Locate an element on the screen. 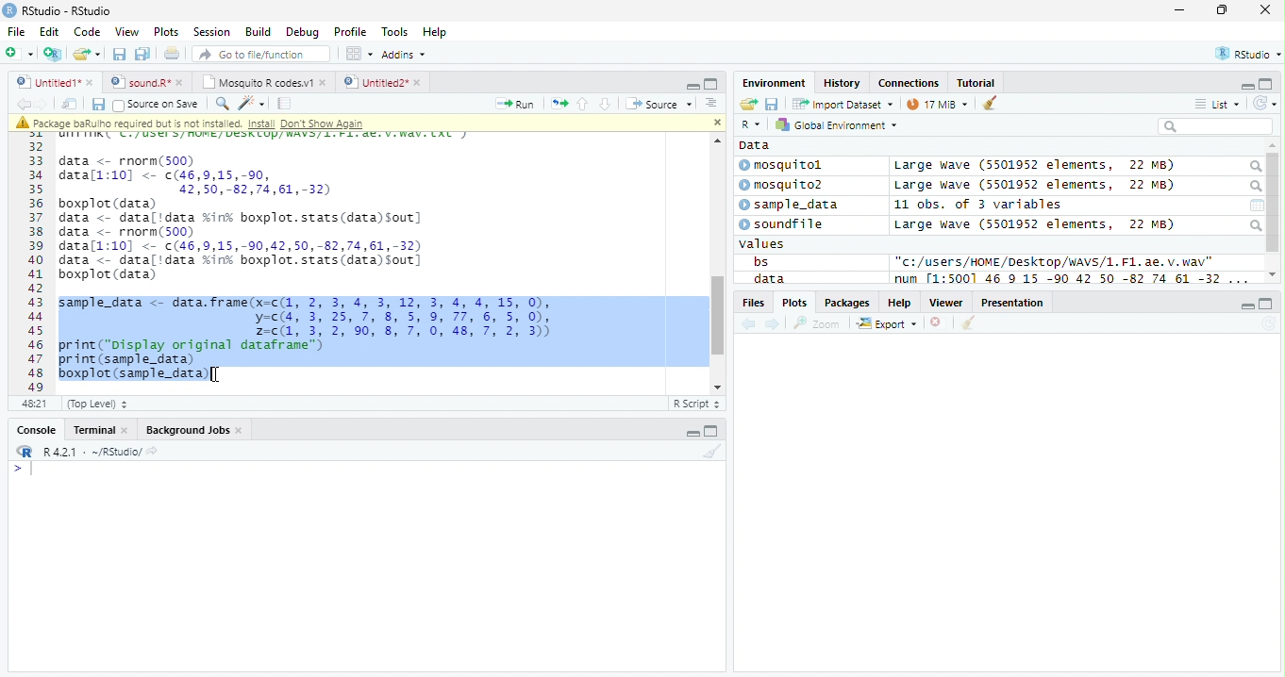 Image resolution: width=1285 pixels, height=677 pixels. Run the current line or selection is located at coordinates (515, 105).